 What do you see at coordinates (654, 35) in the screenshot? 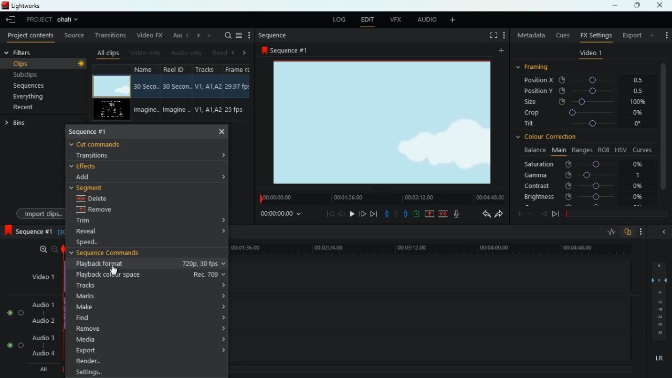
I see `add` at bounding box center [654, 35].